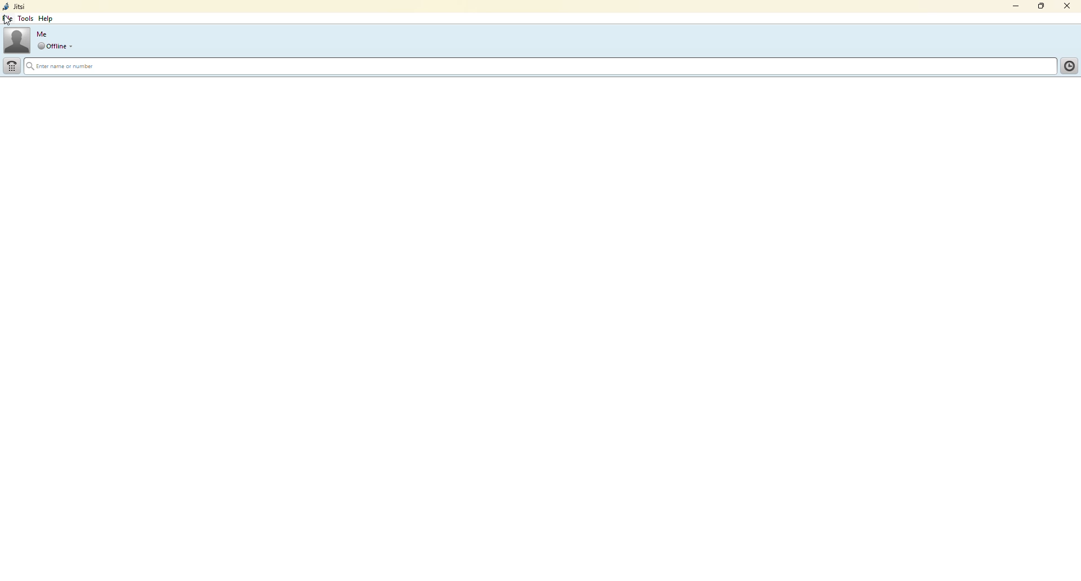 This screenshot has height=581, width=1081. What do you see at coordinates (12, 66) in the screenshot?
I see `dial pad` at bounding box center [12, 66].